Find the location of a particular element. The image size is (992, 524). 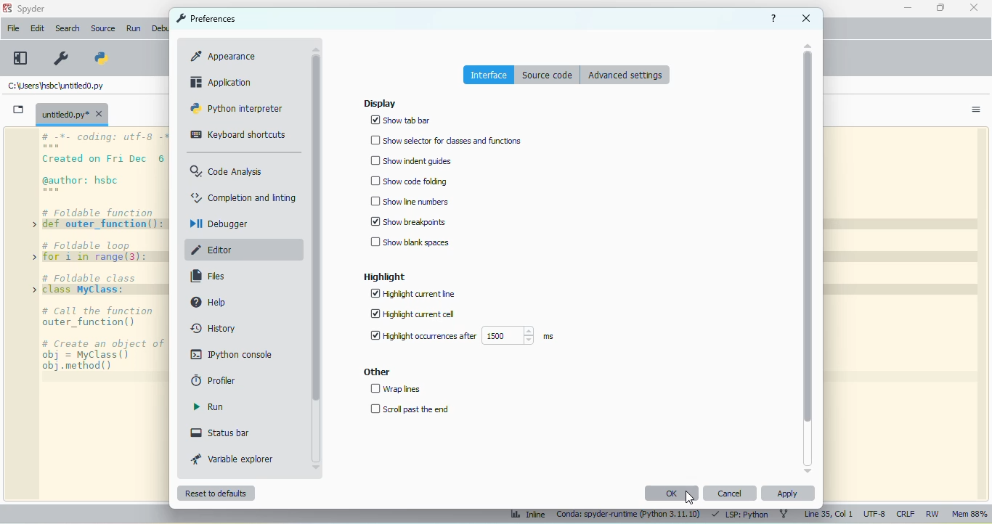

debugger is located at coordinates (219, 224).